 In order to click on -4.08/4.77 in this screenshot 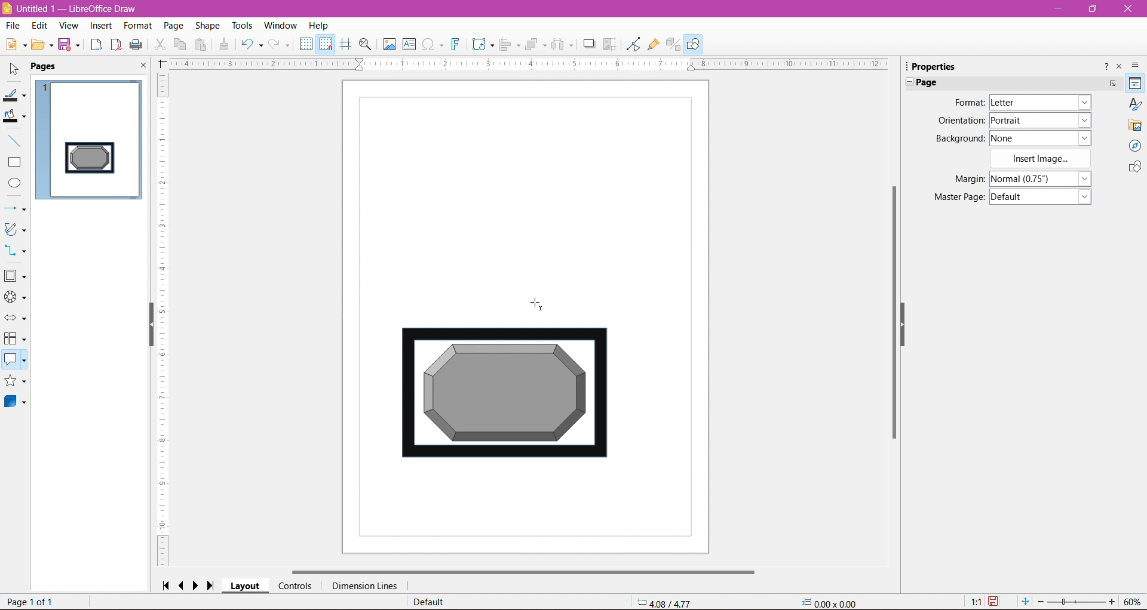, I will do `click(664, 602)`.